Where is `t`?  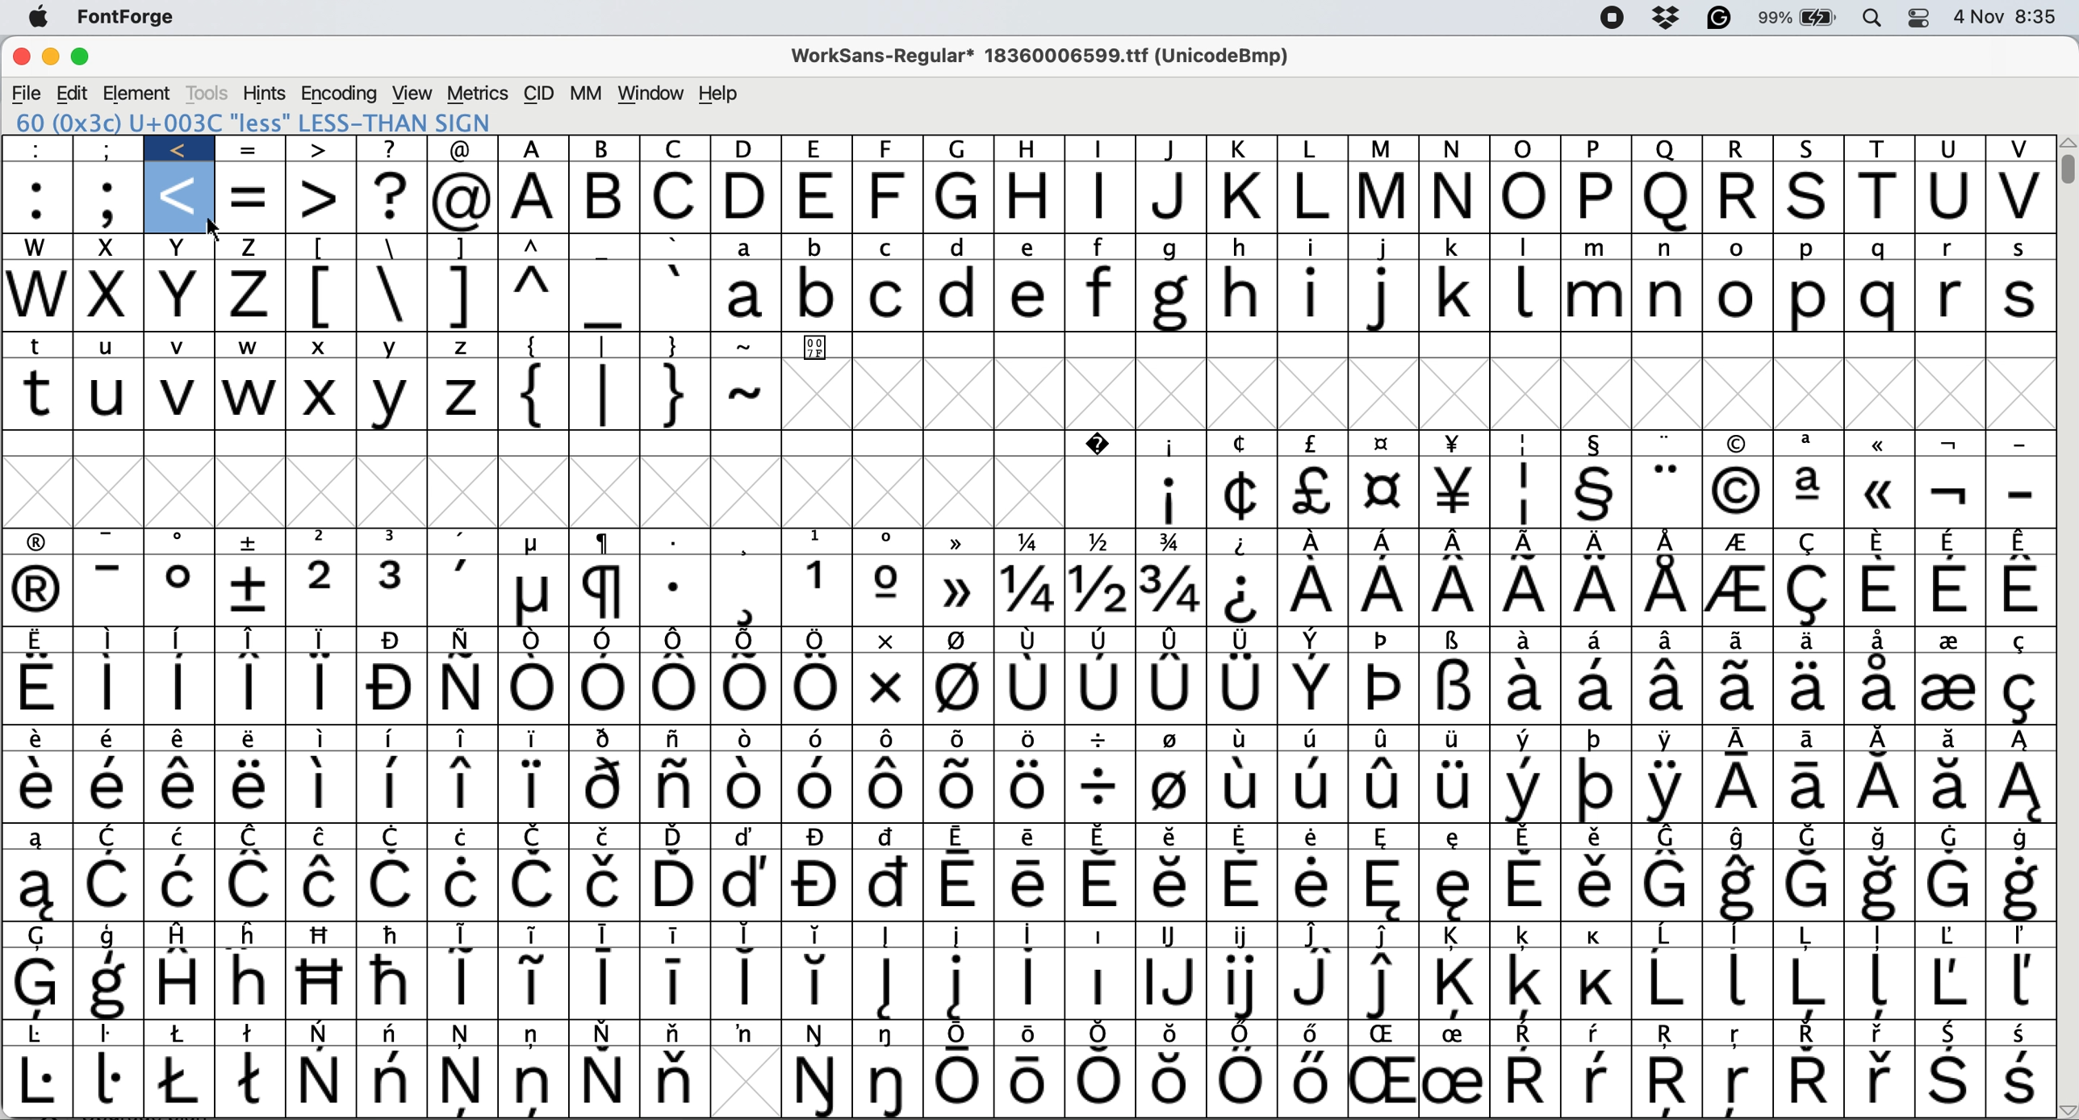
t is located at coordinates (44, 347).